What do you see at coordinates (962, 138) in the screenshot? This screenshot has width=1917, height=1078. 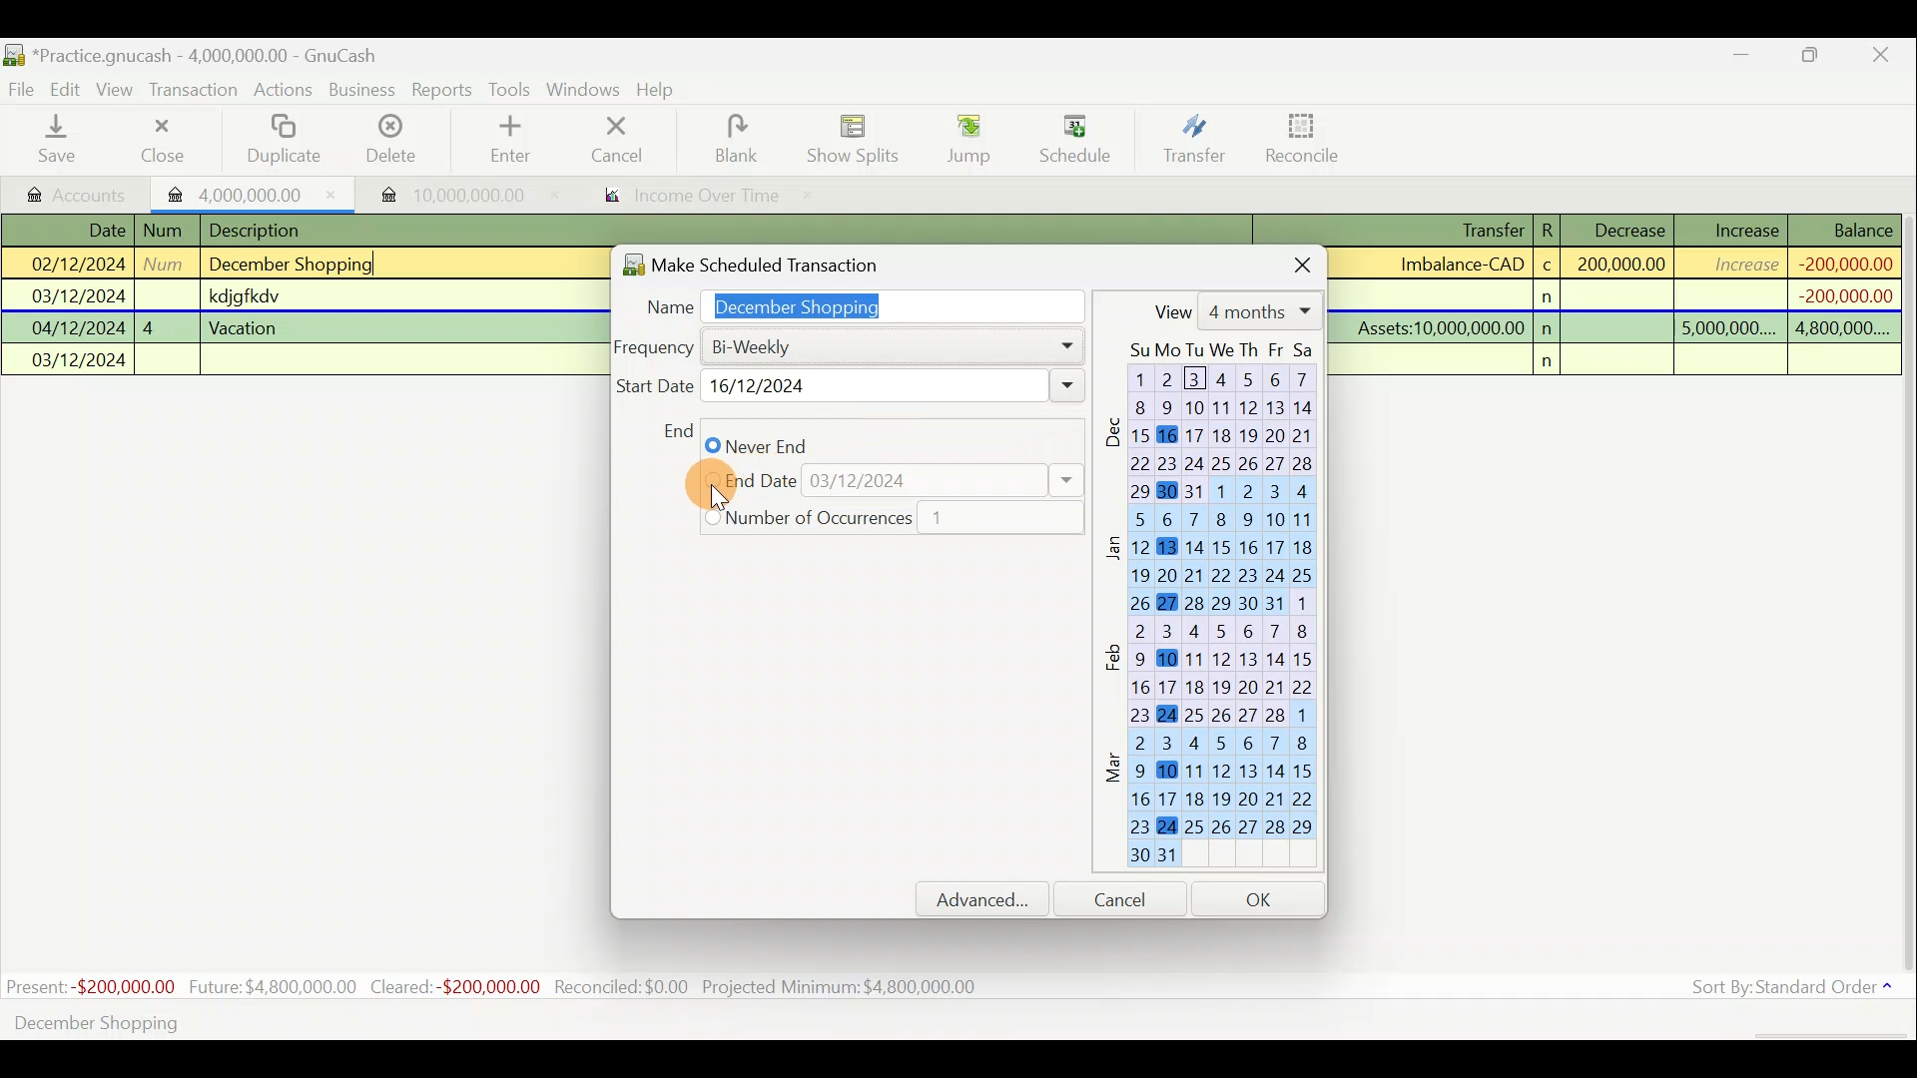 I see `Jump` at bounding box center [962, 138].